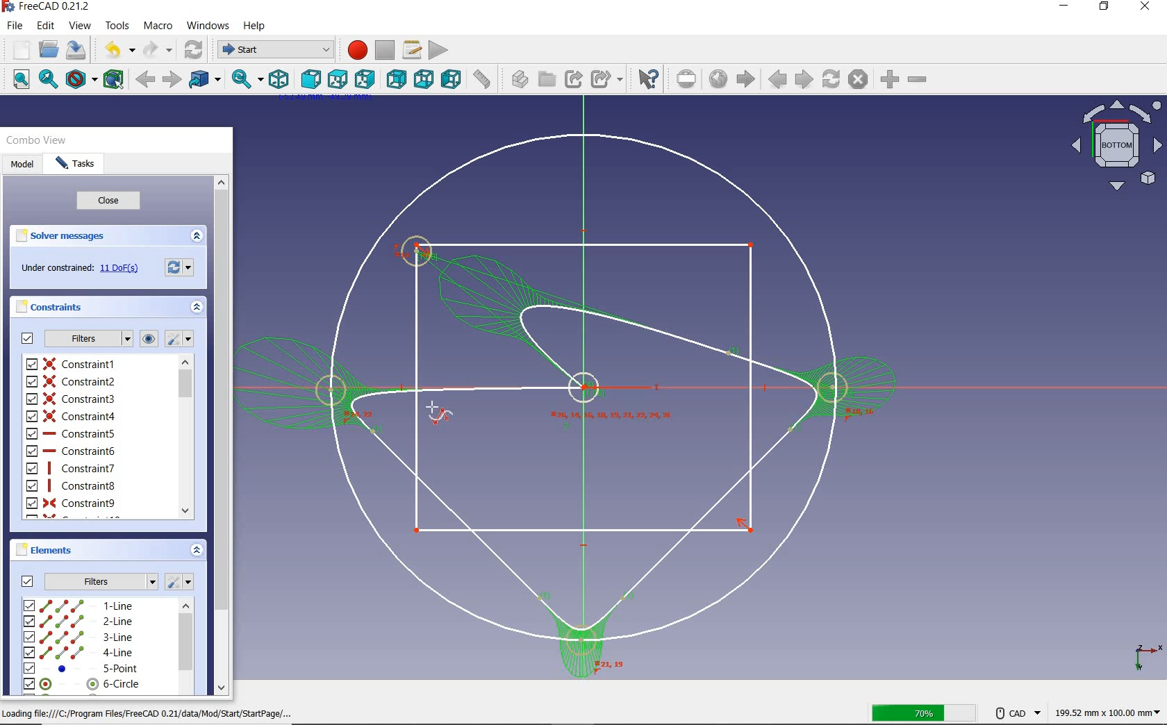 This screenshot has width=1167, height=725. What do you see at coordinates (647, 79) in the screenshot?
I see `what's this?` at bounding box center [647, 79].